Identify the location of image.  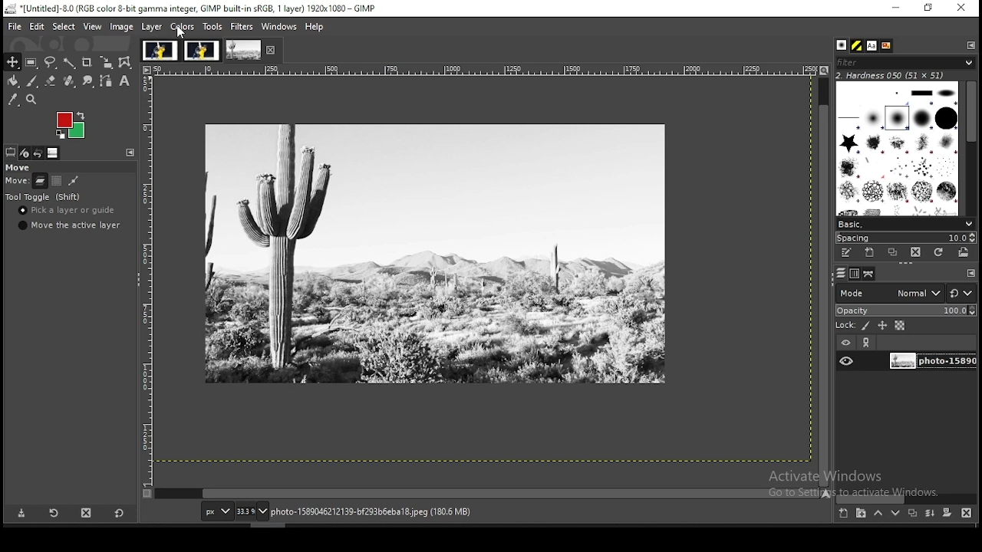
(243, 50).